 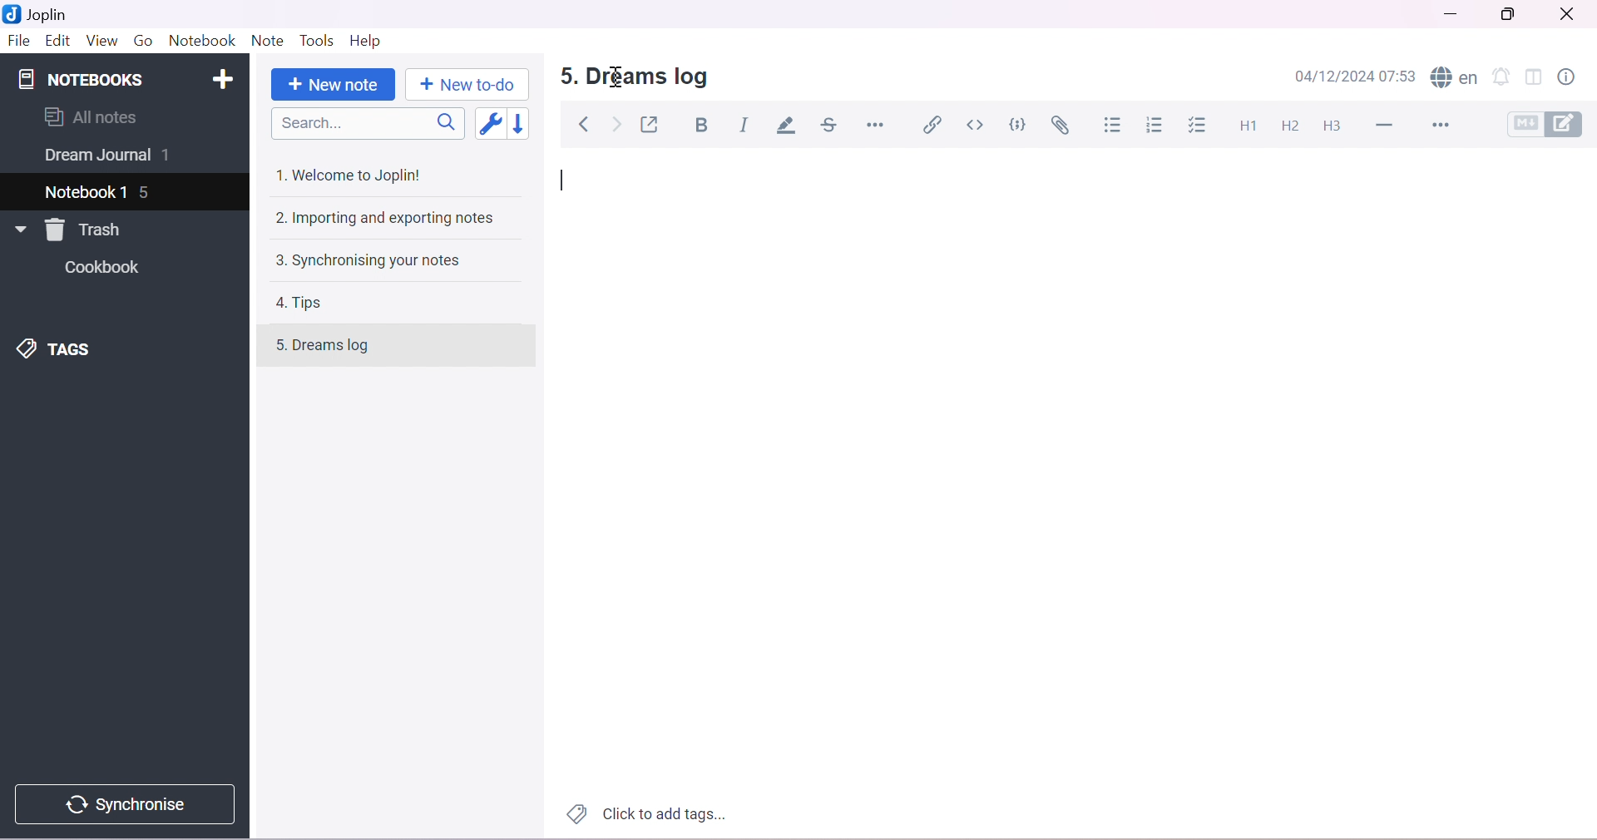 I want to click on More, so click(x=1445, y=126).